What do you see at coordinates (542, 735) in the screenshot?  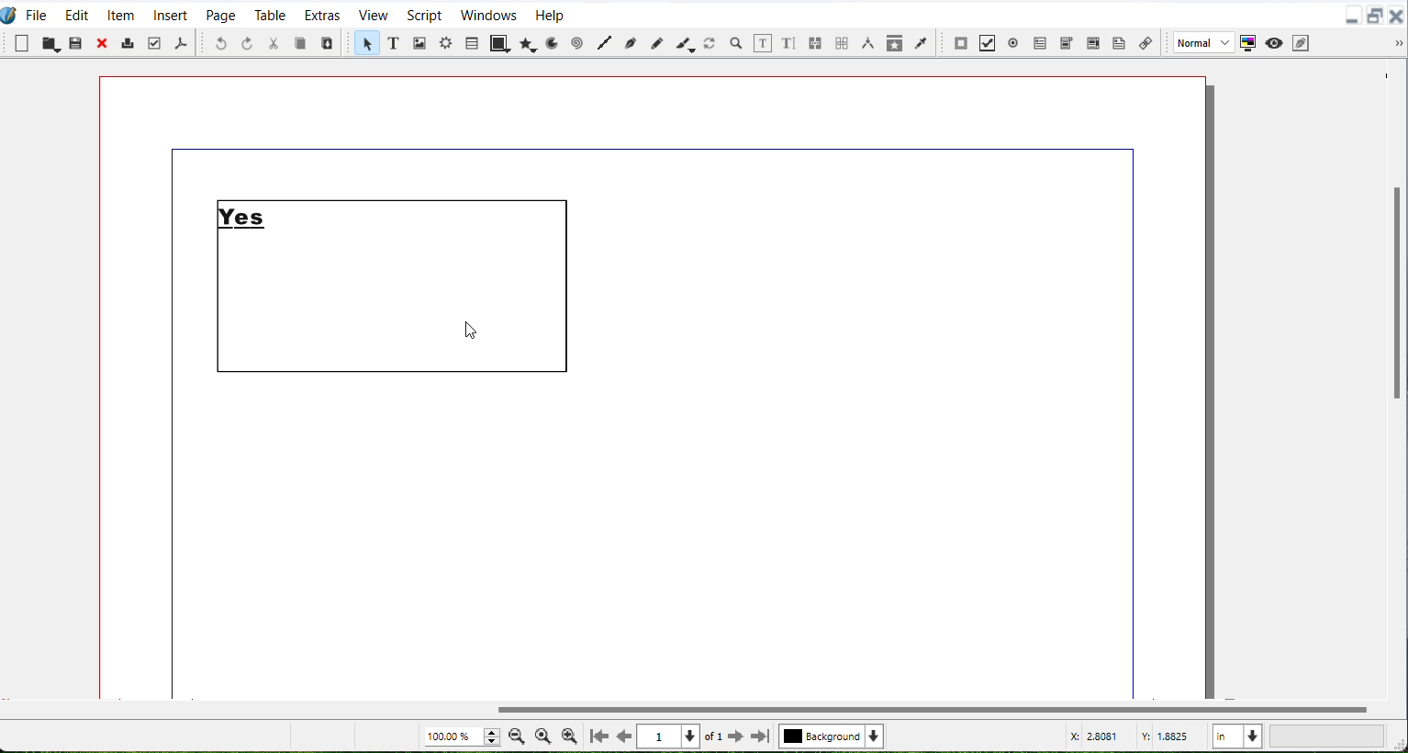 I see `Zoom to 100%` at bounding box center [542, 735].